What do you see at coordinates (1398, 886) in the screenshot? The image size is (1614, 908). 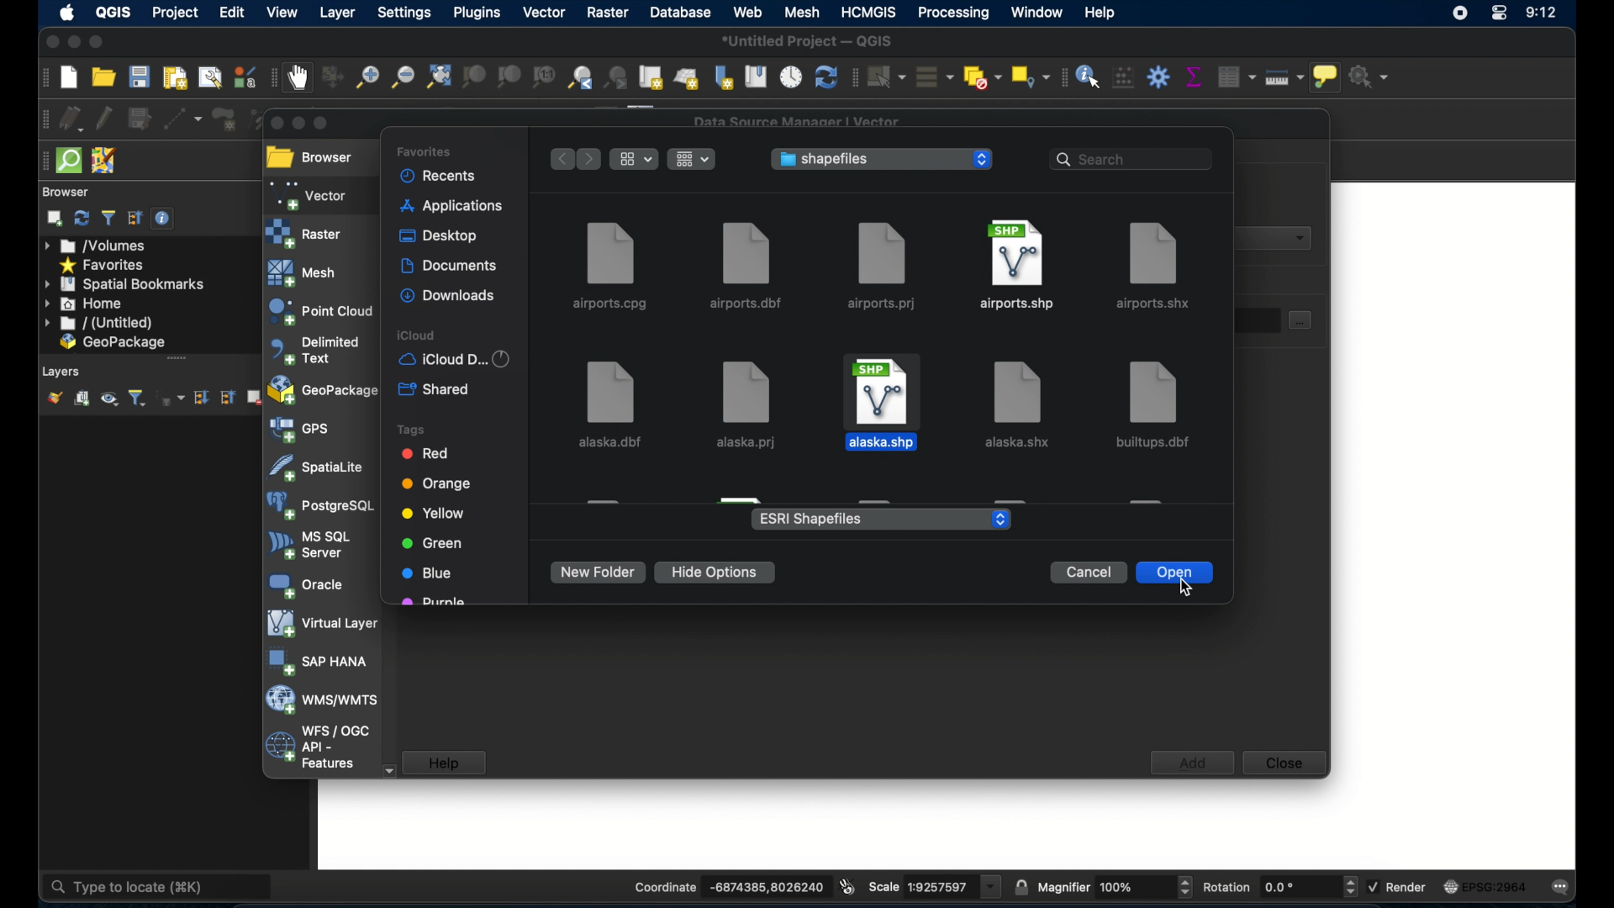 I see `render` at bounding box center [1398, 886].